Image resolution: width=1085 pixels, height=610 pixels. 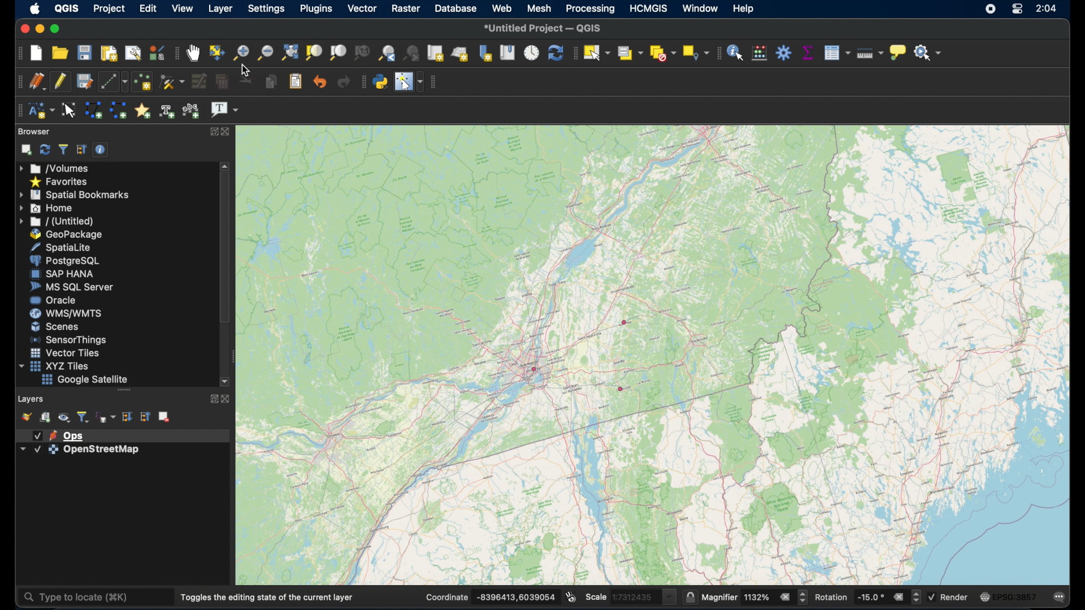 What do you see at coordinates (898, 52) in the screenshot?
I see `show map tips` at bounding box center [898, 52].